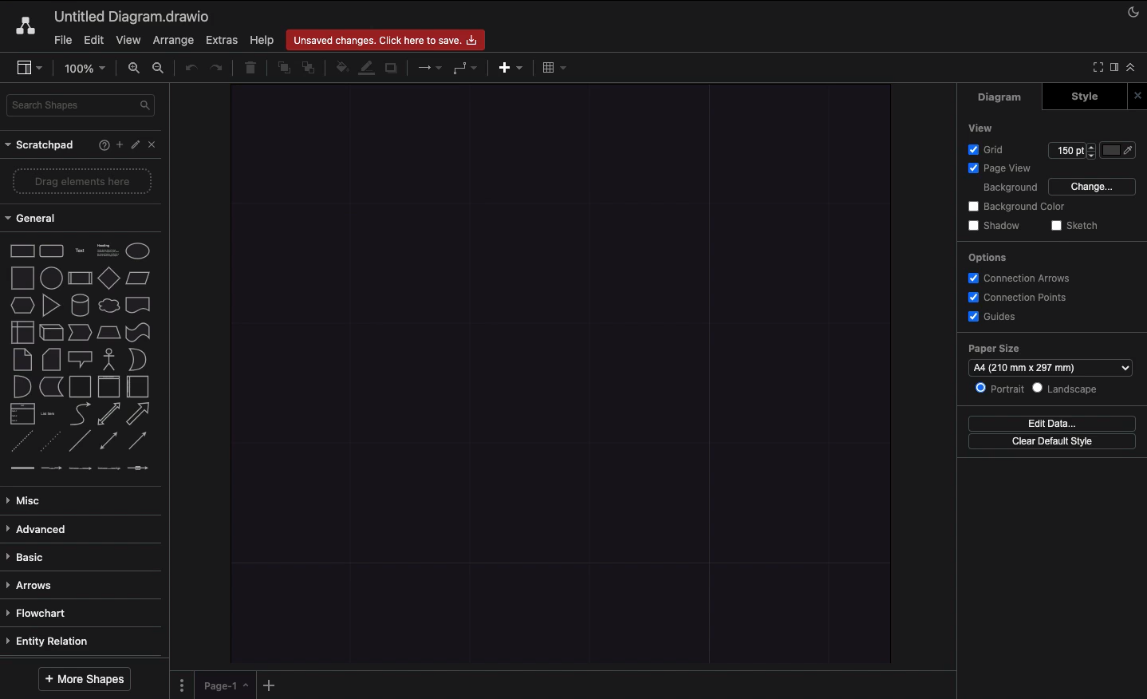 This screenshot has height=699, width=1147. What do you see at coordinates (987, 151) in the screenshot?
I see `Grid` at bounding box center [987, 151].